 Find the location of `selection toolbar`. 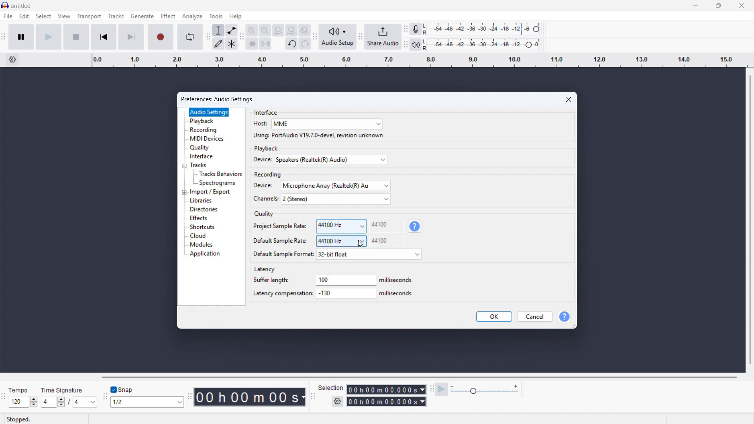

selection toolbar is located at coordinates (313, 397).